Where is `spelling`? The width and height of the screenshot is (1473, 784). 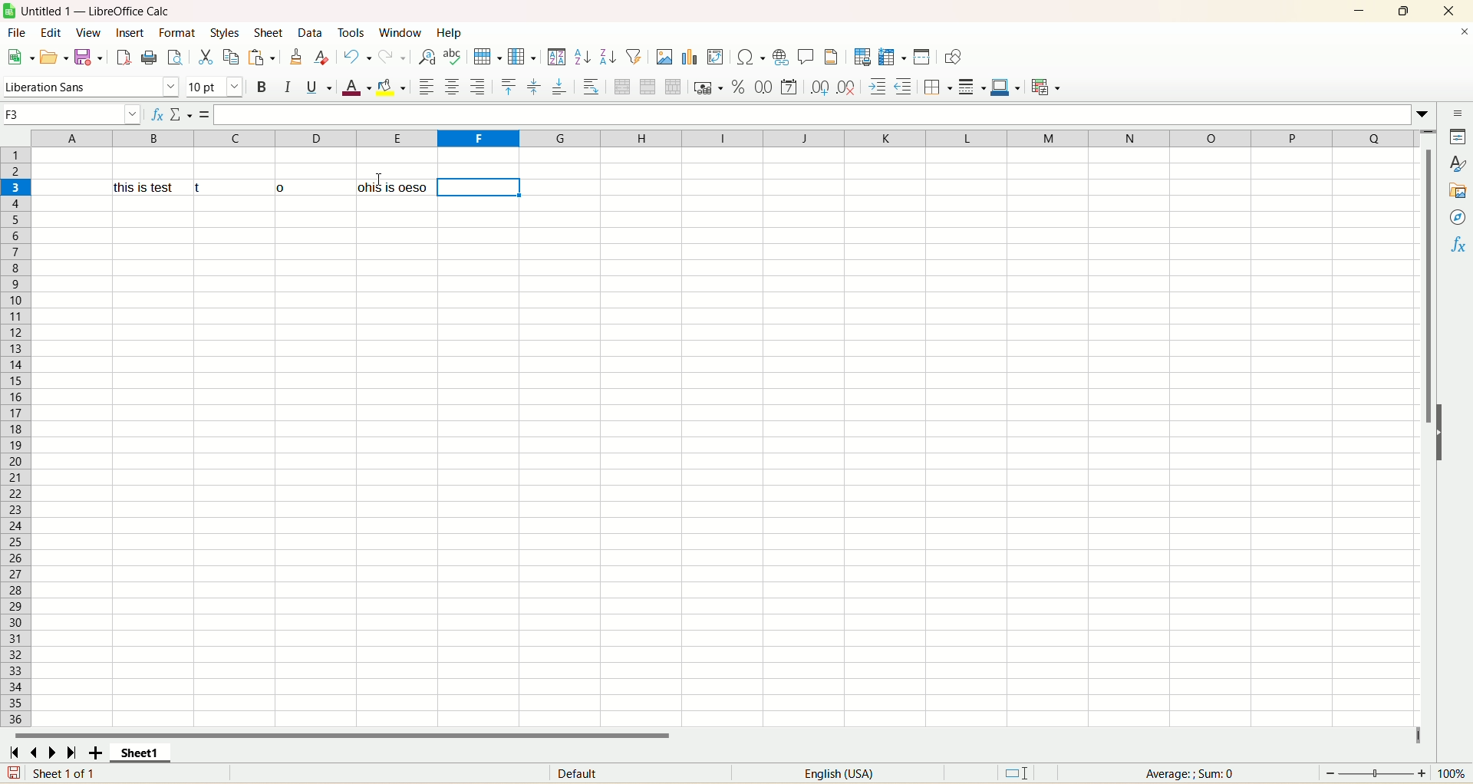 spelling is located at coordinates (453, 56).